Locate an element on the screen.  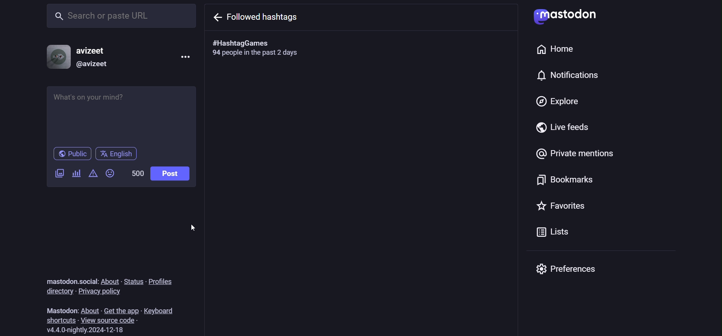
version is located at coordinates (92, 330).